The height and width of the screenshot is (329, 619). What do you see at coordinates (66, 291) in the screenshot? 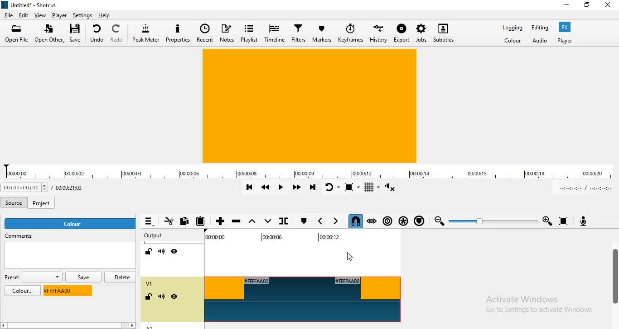
I see `new color code` at bounding box center [66, 291].